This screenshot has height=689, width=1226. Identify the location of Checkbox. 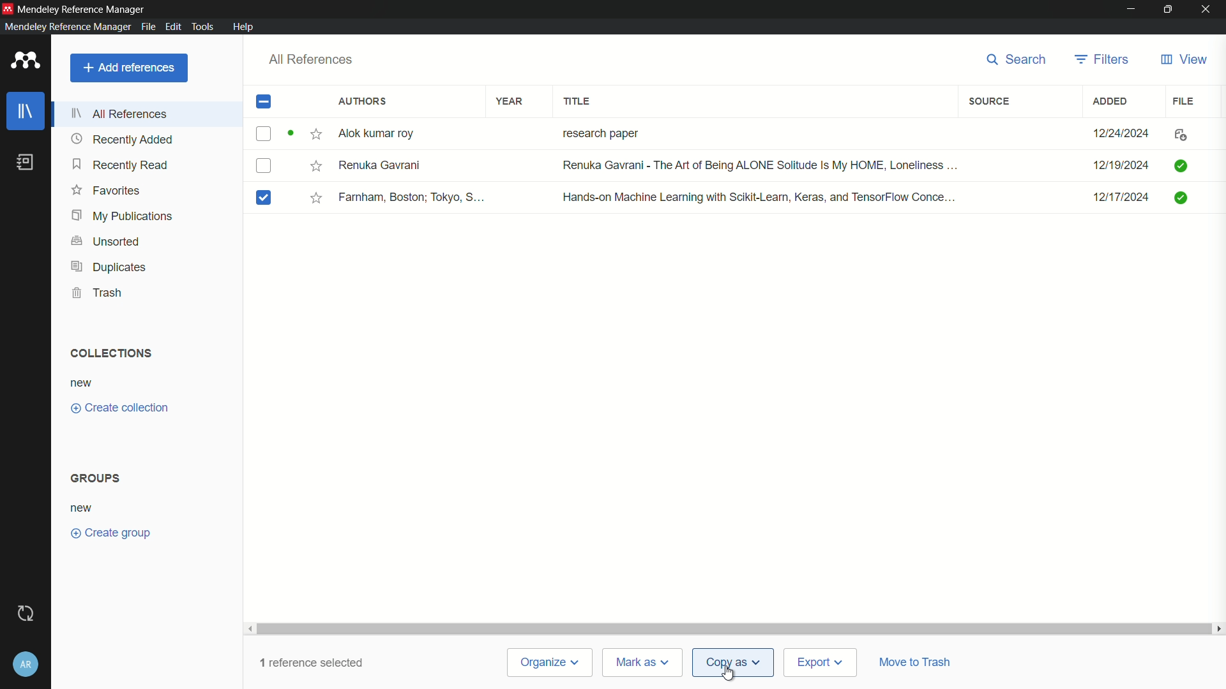
(268, 167).